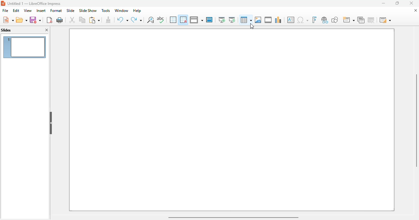 The image size is (419, 220). Describe the element at coordinates (72, 20) in the screenshot. I see `cut` at that location.